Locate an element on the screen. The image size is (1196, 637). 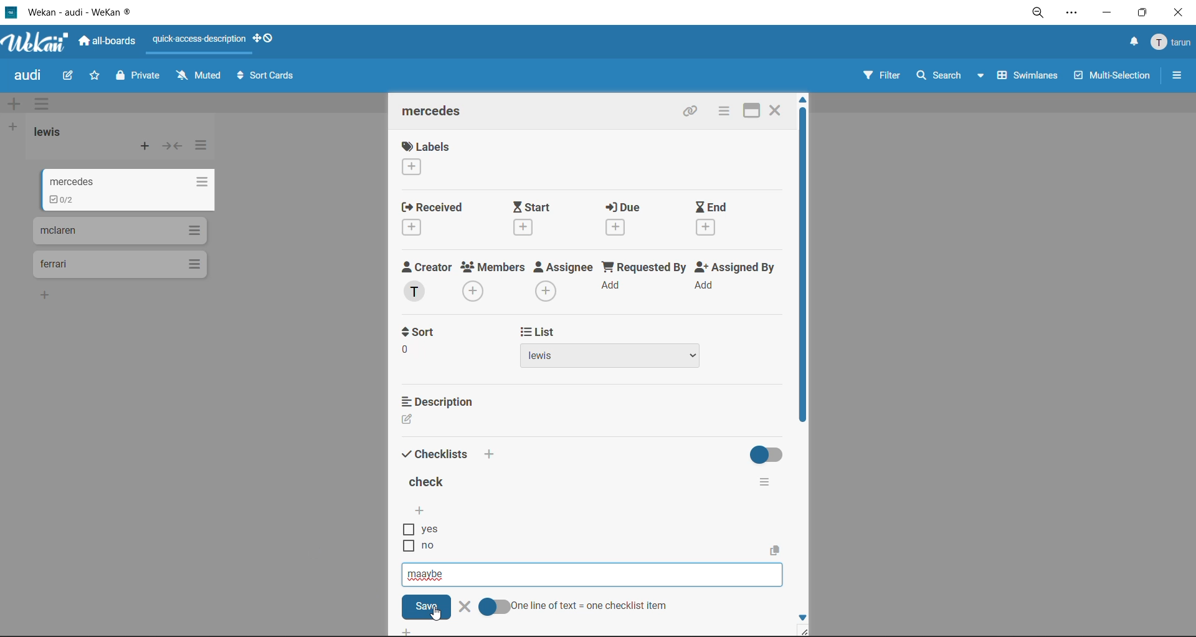
Save is located at coordinates (429, 606).